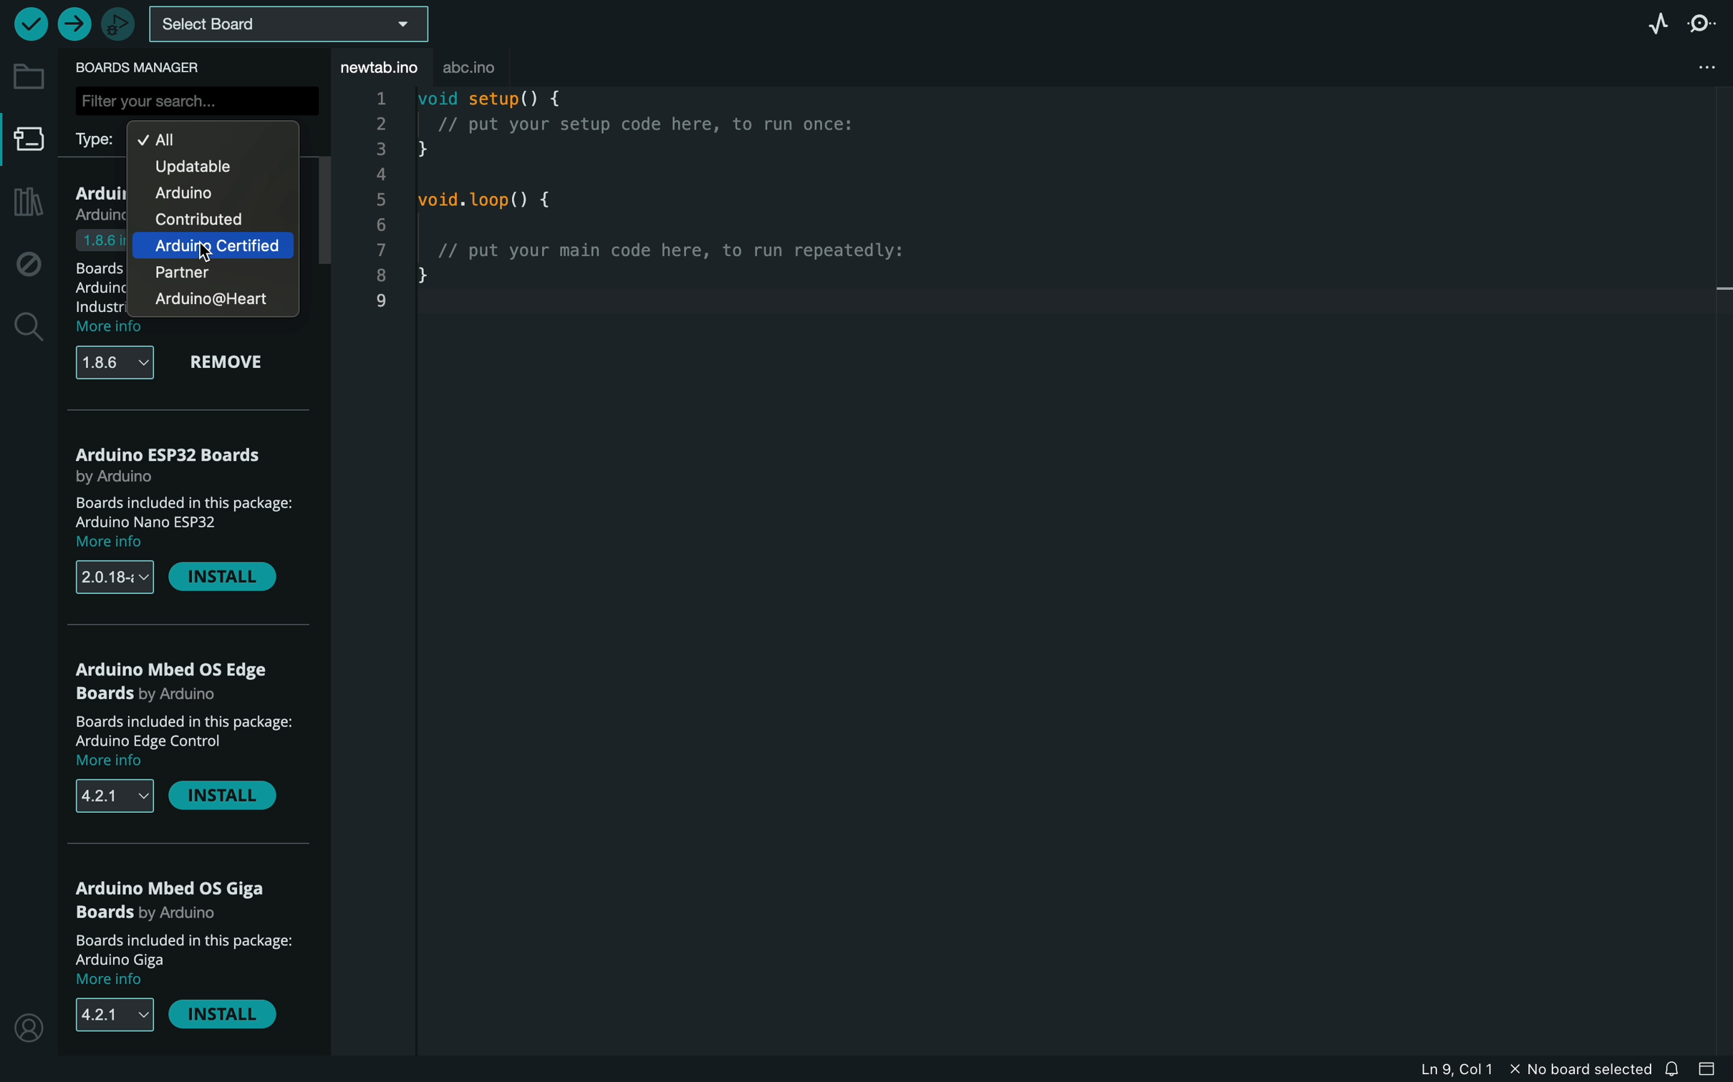 This screenshot has height=1082, width=1733. What do you see at coordinates (376, 67) in the screenshot?
I see `file tab` at bounding box center [376, 67].